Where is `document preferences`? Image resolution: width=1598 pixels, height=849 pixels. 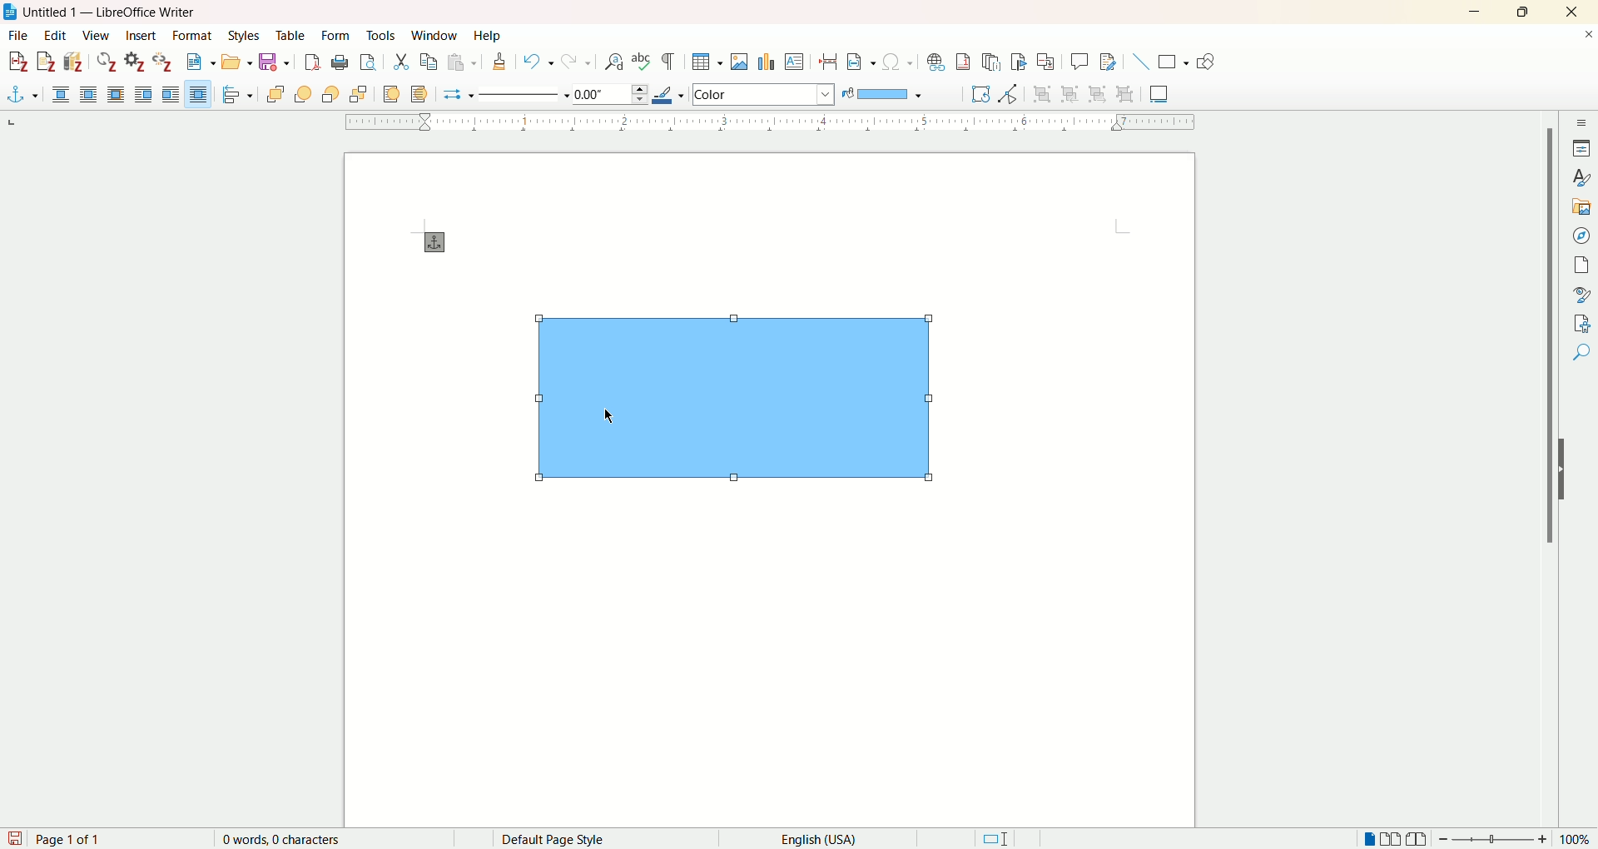
document preferences is located at coordinates (134, 61).